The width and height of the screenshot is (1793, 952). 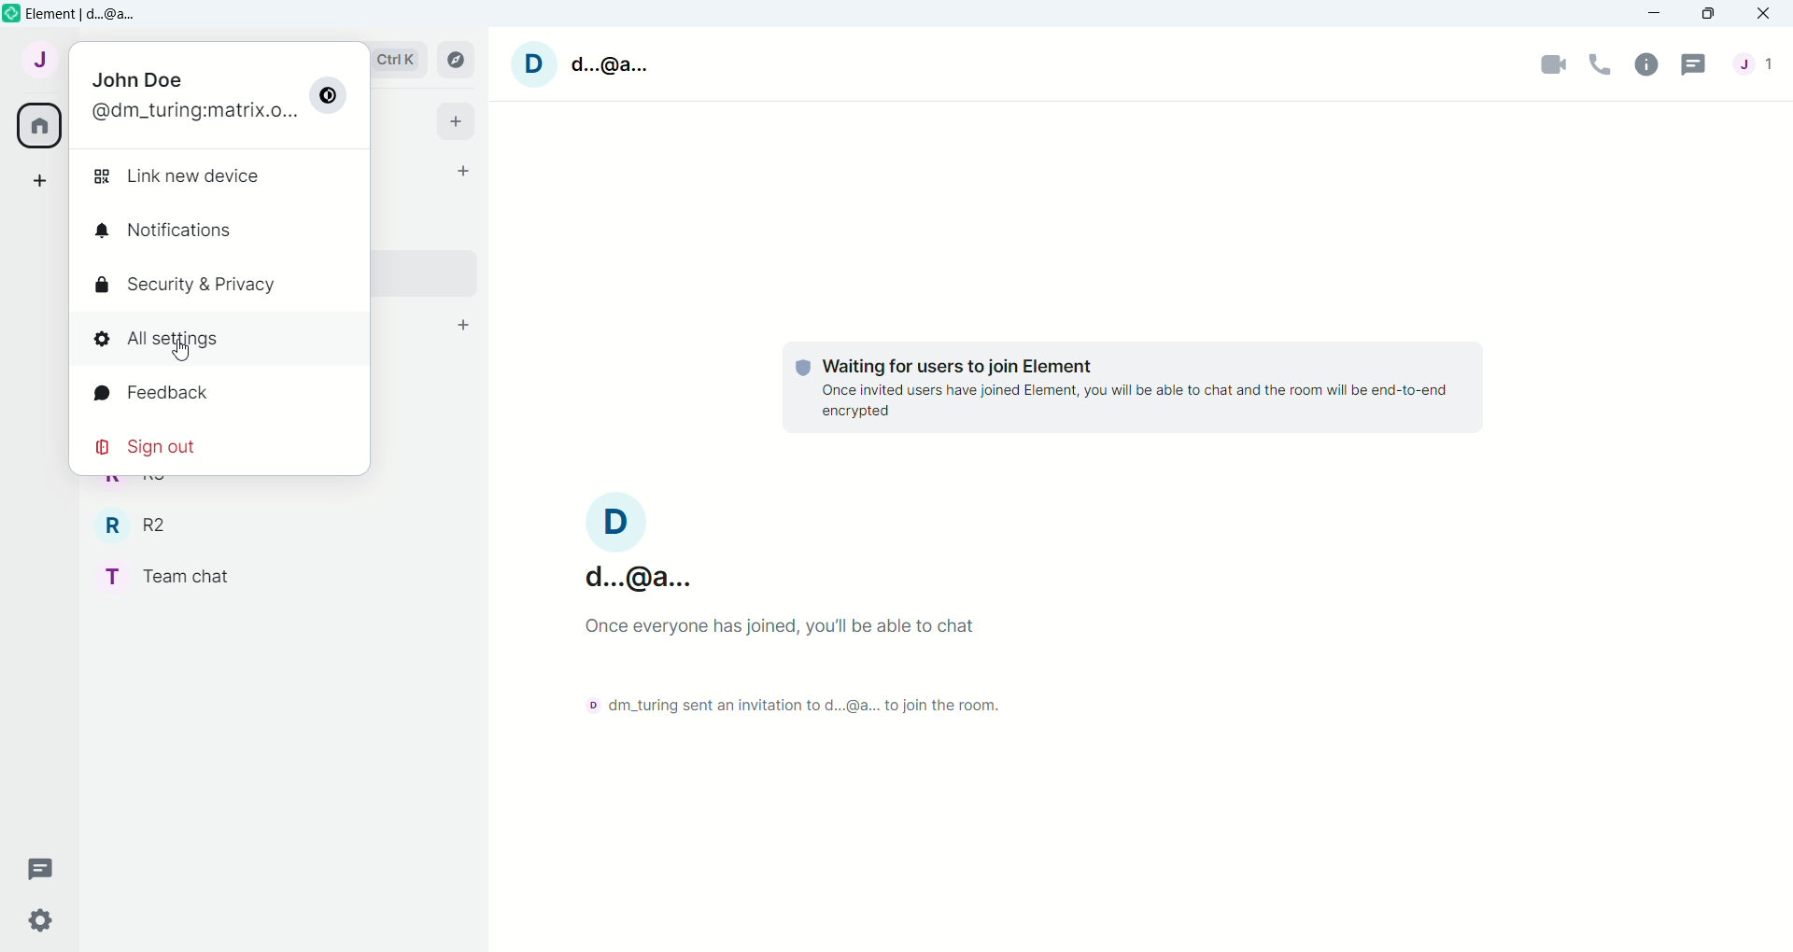 I want to click on Room info, so click(x=1649, y=63).